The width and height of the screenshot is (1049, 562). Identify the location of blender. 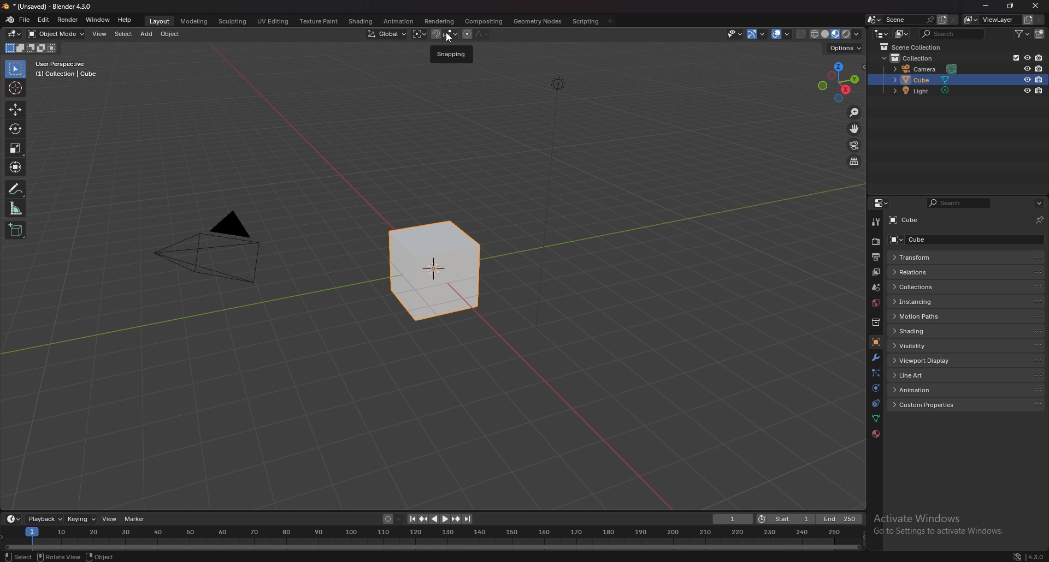
(10, 20).